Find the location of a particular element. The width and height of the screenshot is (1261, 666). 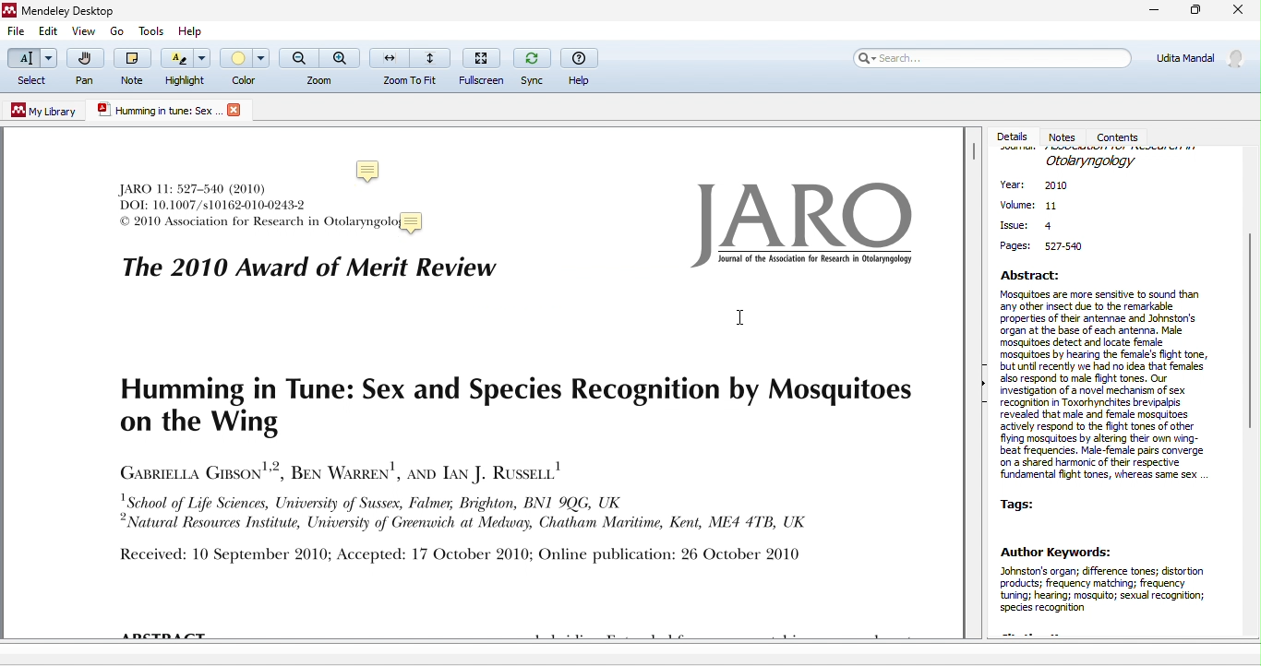

tools is located at coordinates (154, 31).